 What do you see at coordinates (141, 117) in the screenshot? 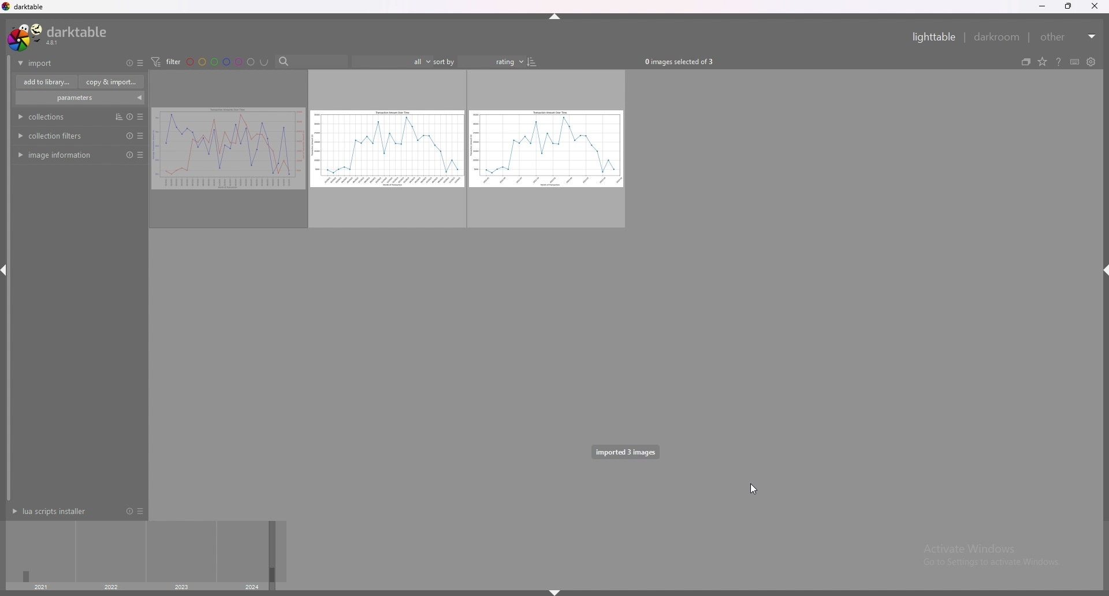
I see `preset` at bounding box center [141, 117].